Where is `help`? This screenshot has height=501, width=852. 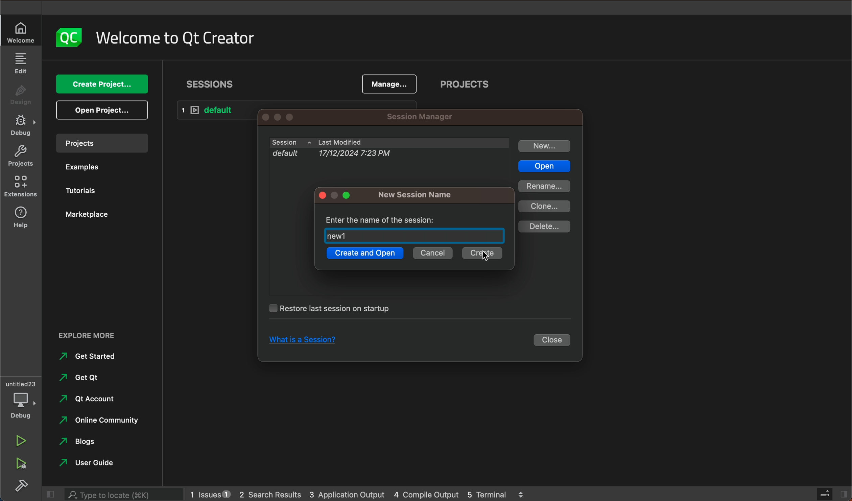
help is located at coordinates (23, 218).